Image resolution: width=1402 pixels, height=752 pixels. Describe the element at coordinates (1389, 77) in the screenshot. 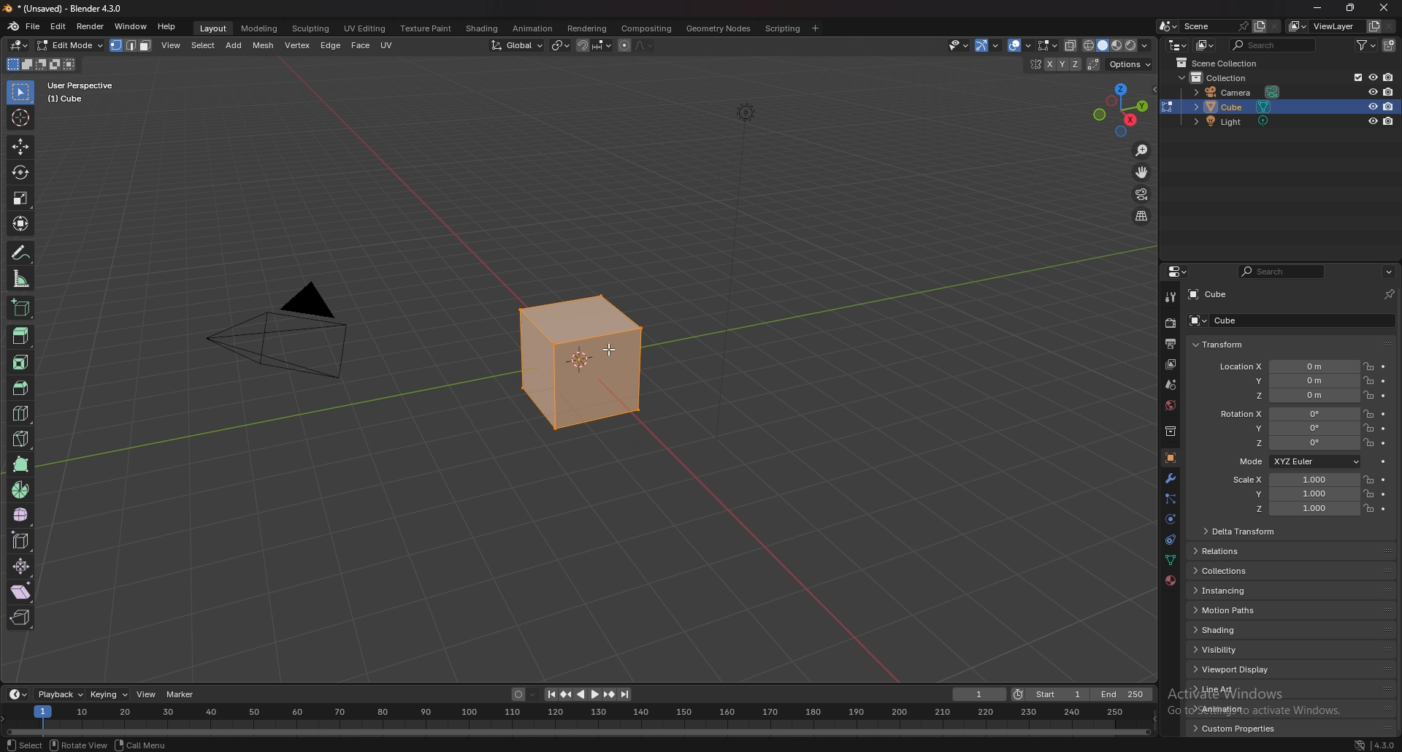

I see `disable in render` at that location.